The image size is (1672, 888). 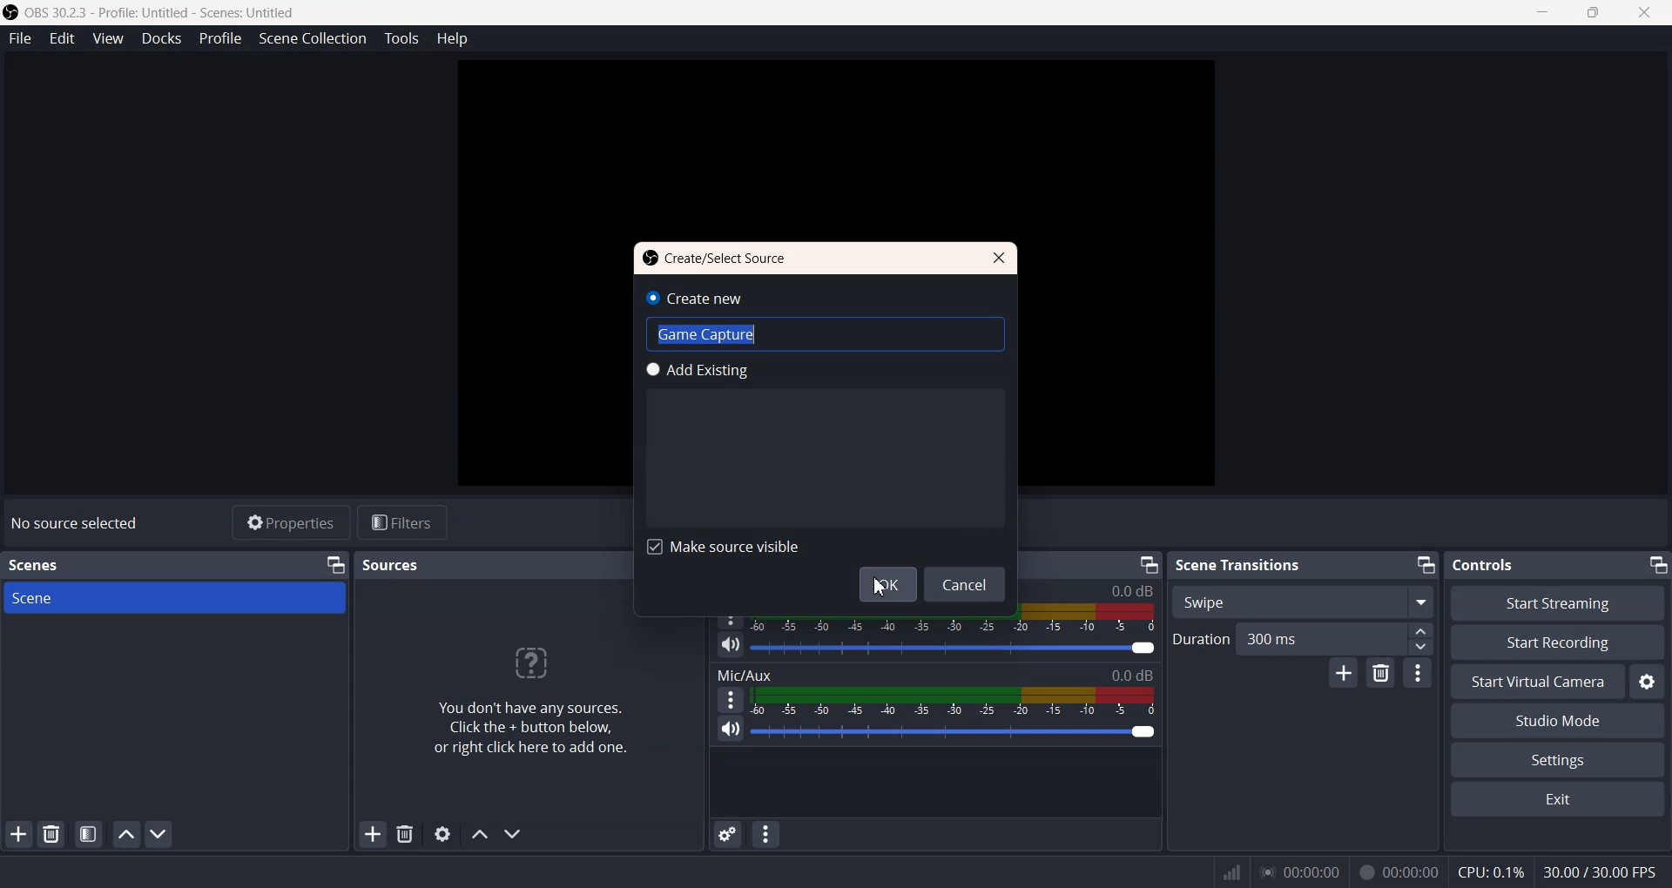 I want to click on Volume Indicator, so click(x=952, y=700).